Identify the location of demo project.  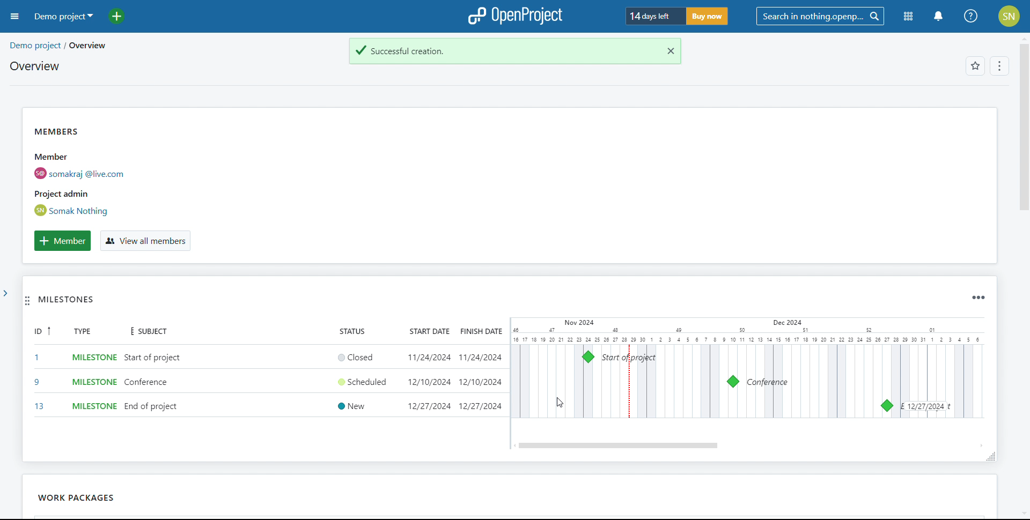
(62, 16).